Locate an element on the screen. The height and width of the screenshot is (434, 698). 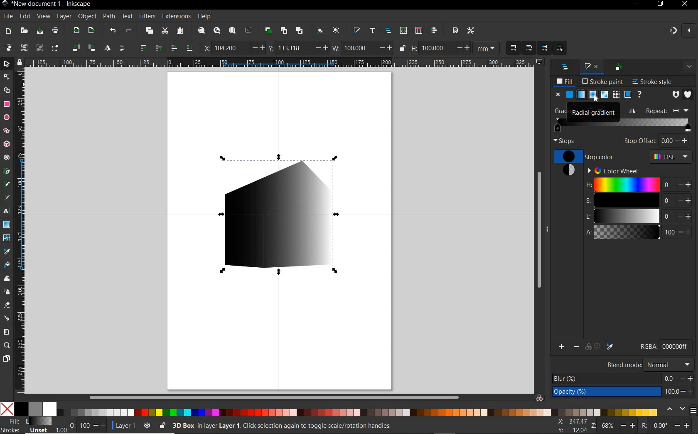
OPEN SELECTORS is located at coordinates (419, 31).